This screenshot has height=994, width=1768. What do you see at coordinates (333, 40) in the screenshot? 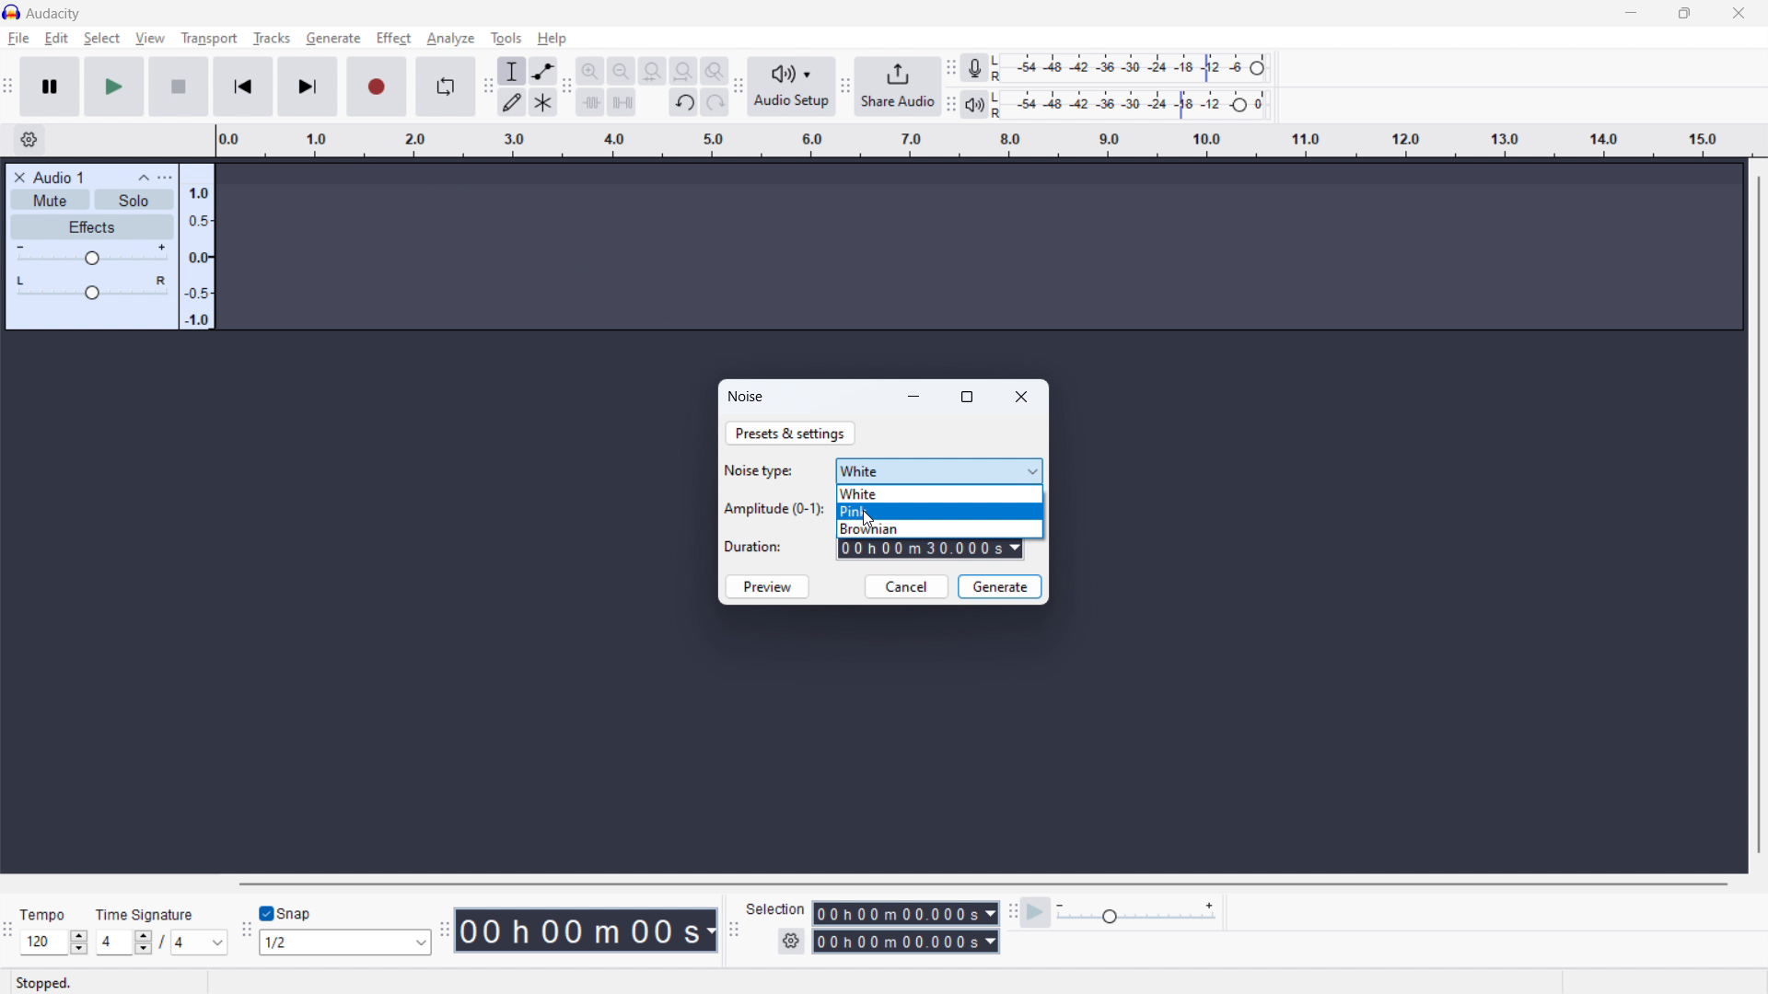
I see `Cursor on generate` at bounding box center [333, 40].